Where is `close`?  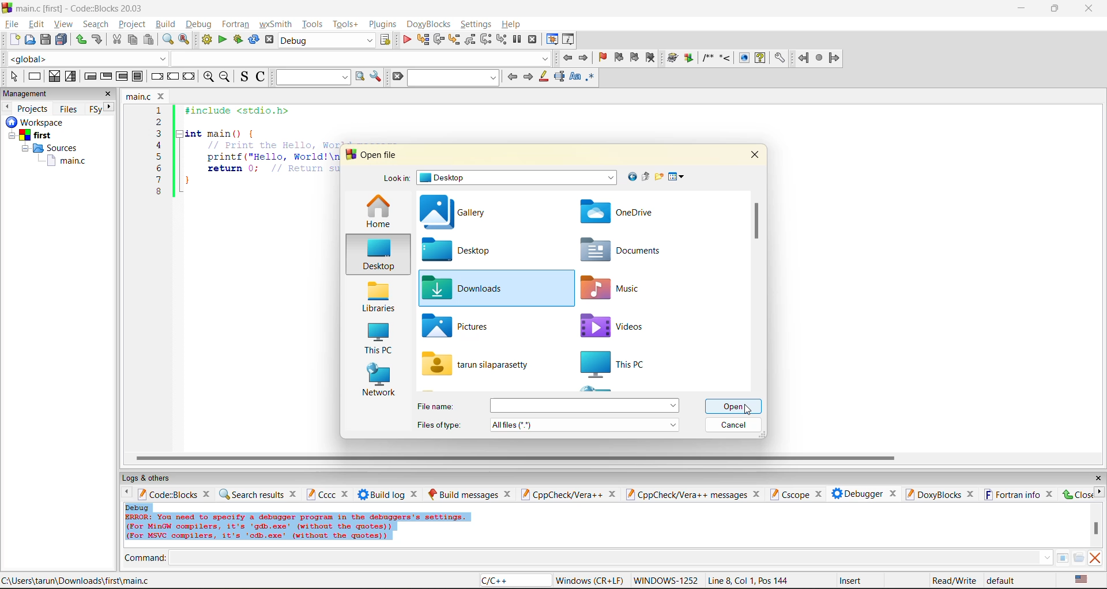
close is located at coordinates (1098, 478).